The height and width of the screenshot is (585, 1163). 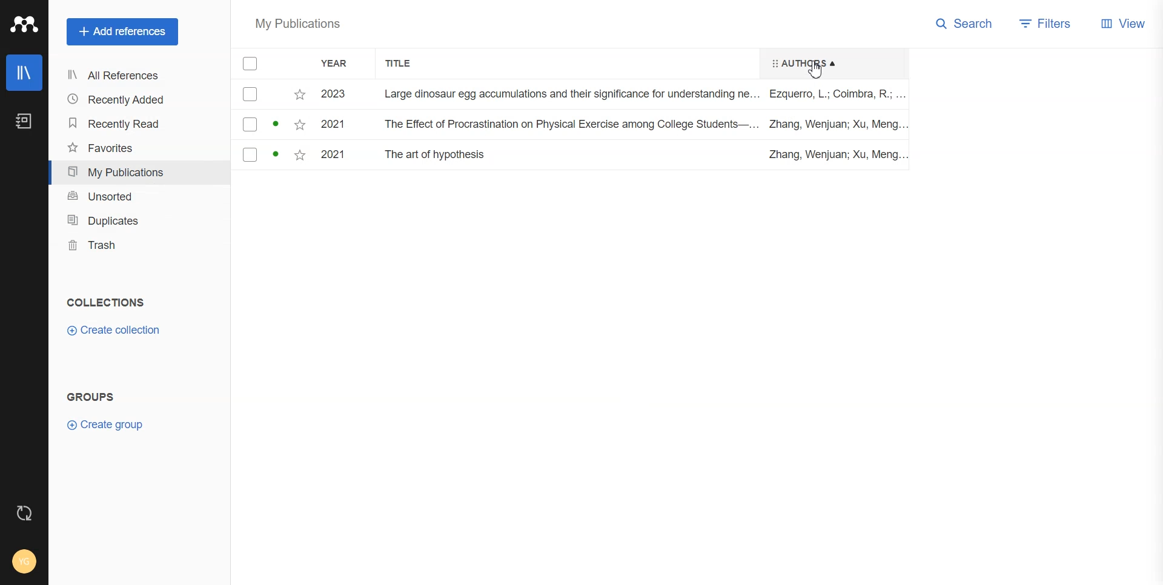 What do you see at coordinates (835, 94) in the screenshot?
I see `Ezquerro, L.; Coimbra, R.;` at bounding box center [835, 94].